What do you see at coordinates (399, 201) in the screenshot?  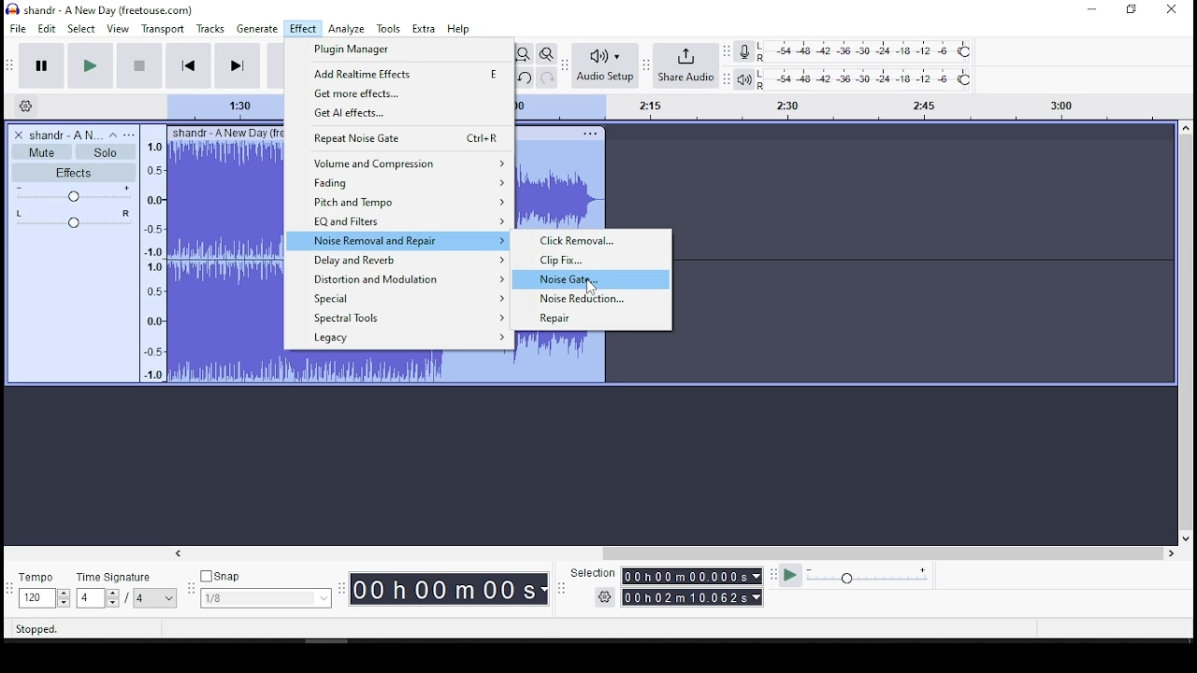 I see `pitch and tempo` at bounding box center [399, 201].